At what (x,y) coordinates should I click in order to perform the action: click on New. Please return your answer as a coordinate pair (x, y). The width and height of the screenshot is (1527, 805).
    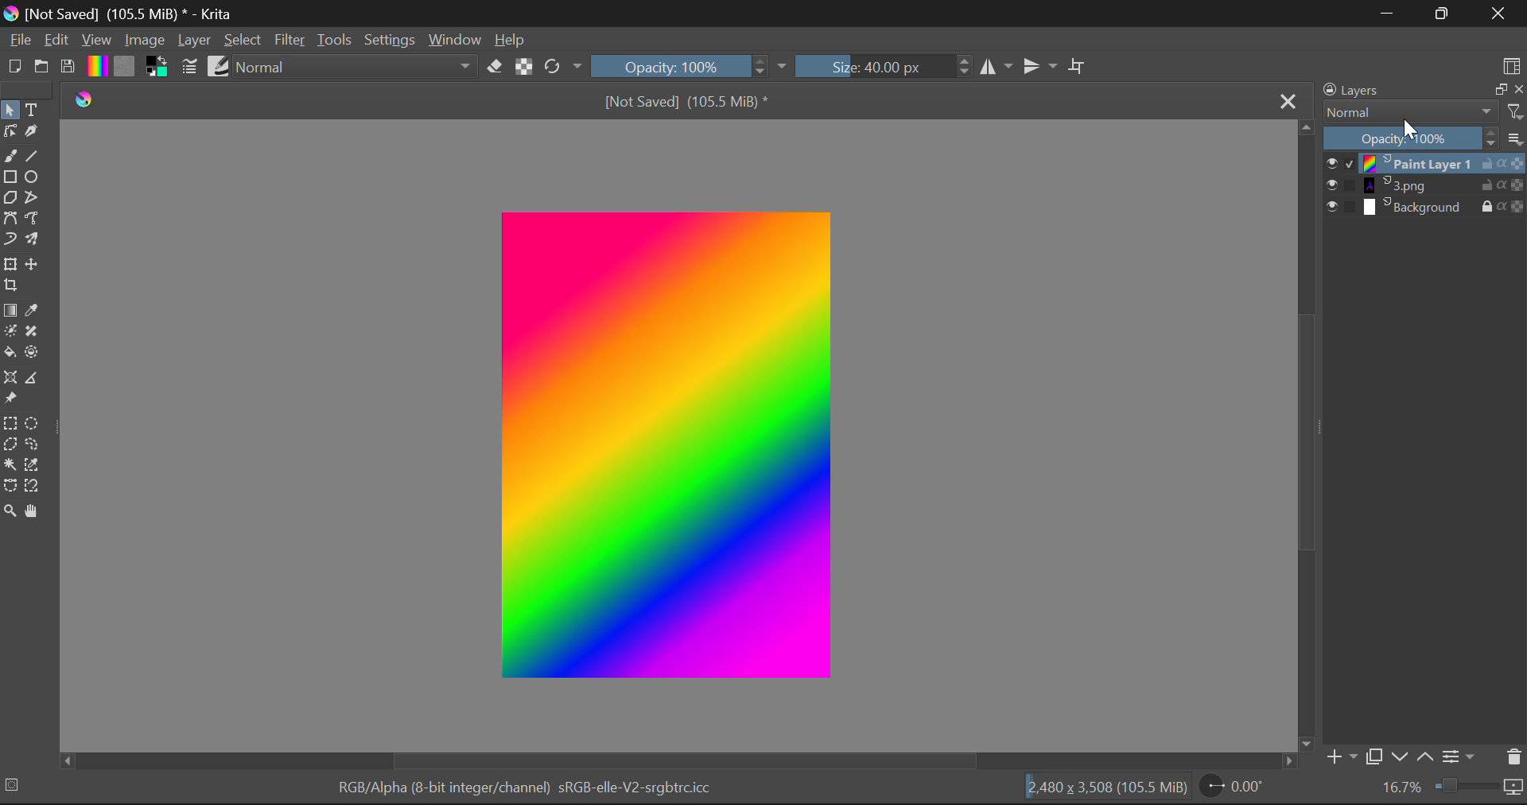
    Looking at the image, I should click on (15, 68).